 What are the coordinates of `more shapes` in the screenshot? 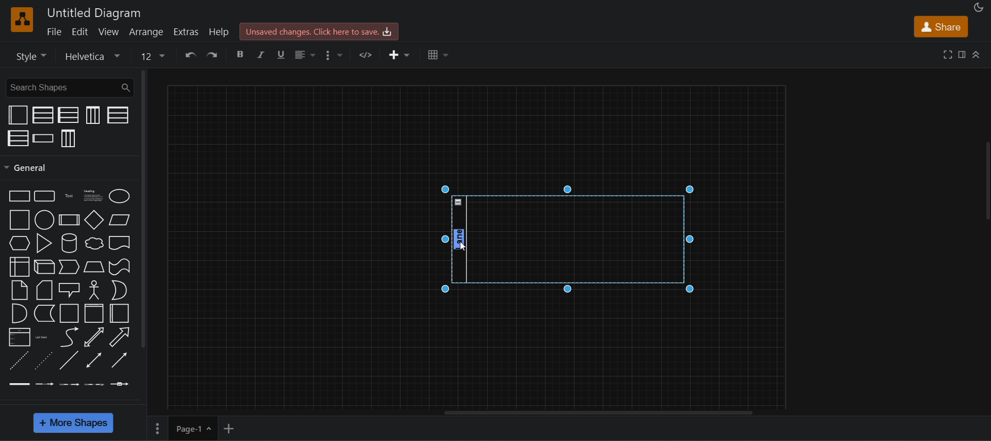 It's located at (74, 423).